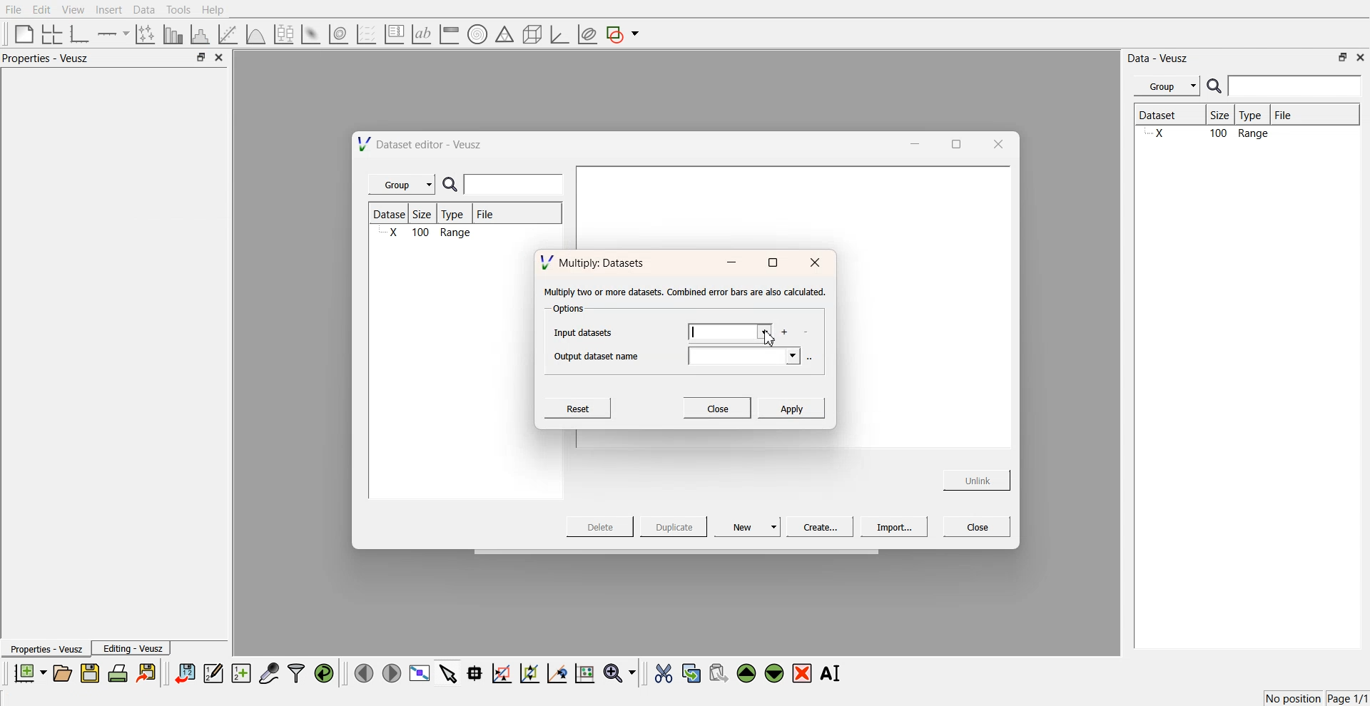 The height and width of the screenshot is (706, 1370). Describe the element at coordinates (602, 526) in the screenshot. I see `Delete` at that location.